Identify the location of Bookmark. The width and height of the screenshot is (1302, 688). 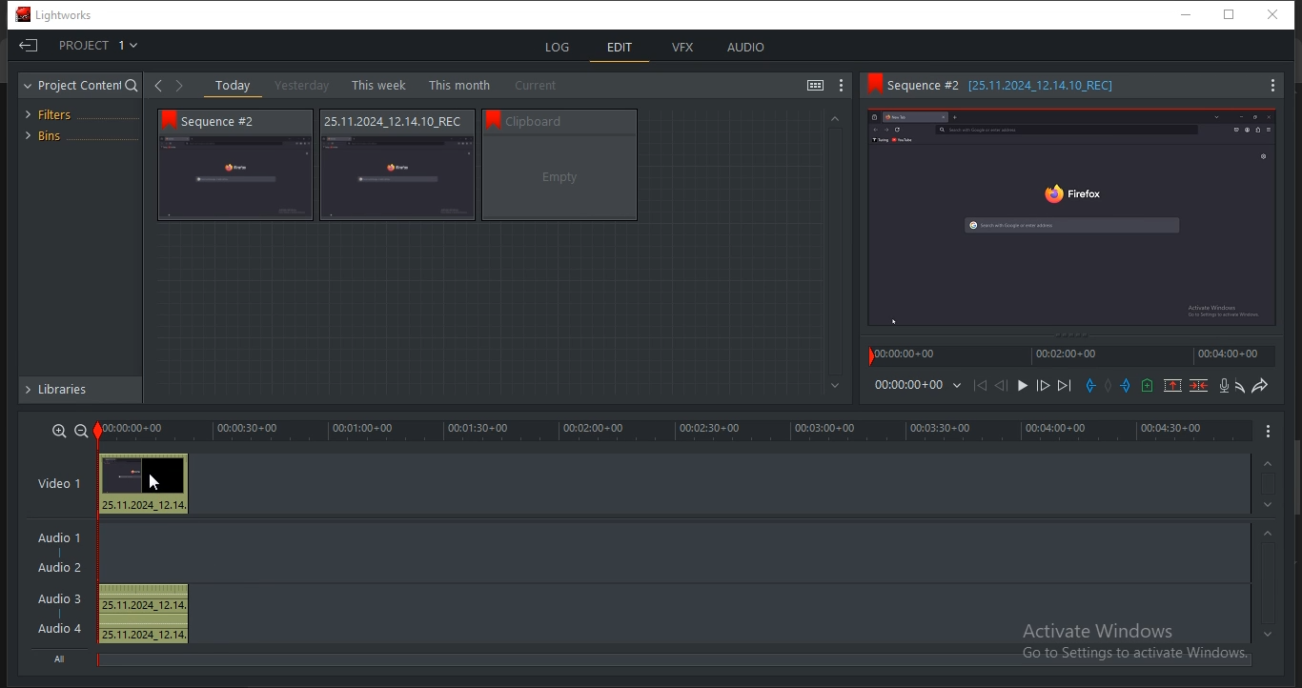
(873, 86).